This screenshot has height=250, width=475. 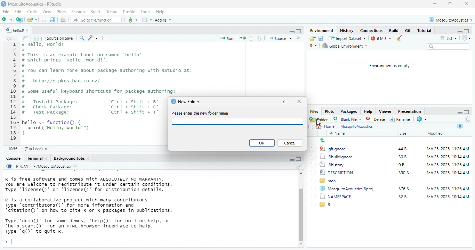 I want to click on create a project, so click(x=20, y=20).